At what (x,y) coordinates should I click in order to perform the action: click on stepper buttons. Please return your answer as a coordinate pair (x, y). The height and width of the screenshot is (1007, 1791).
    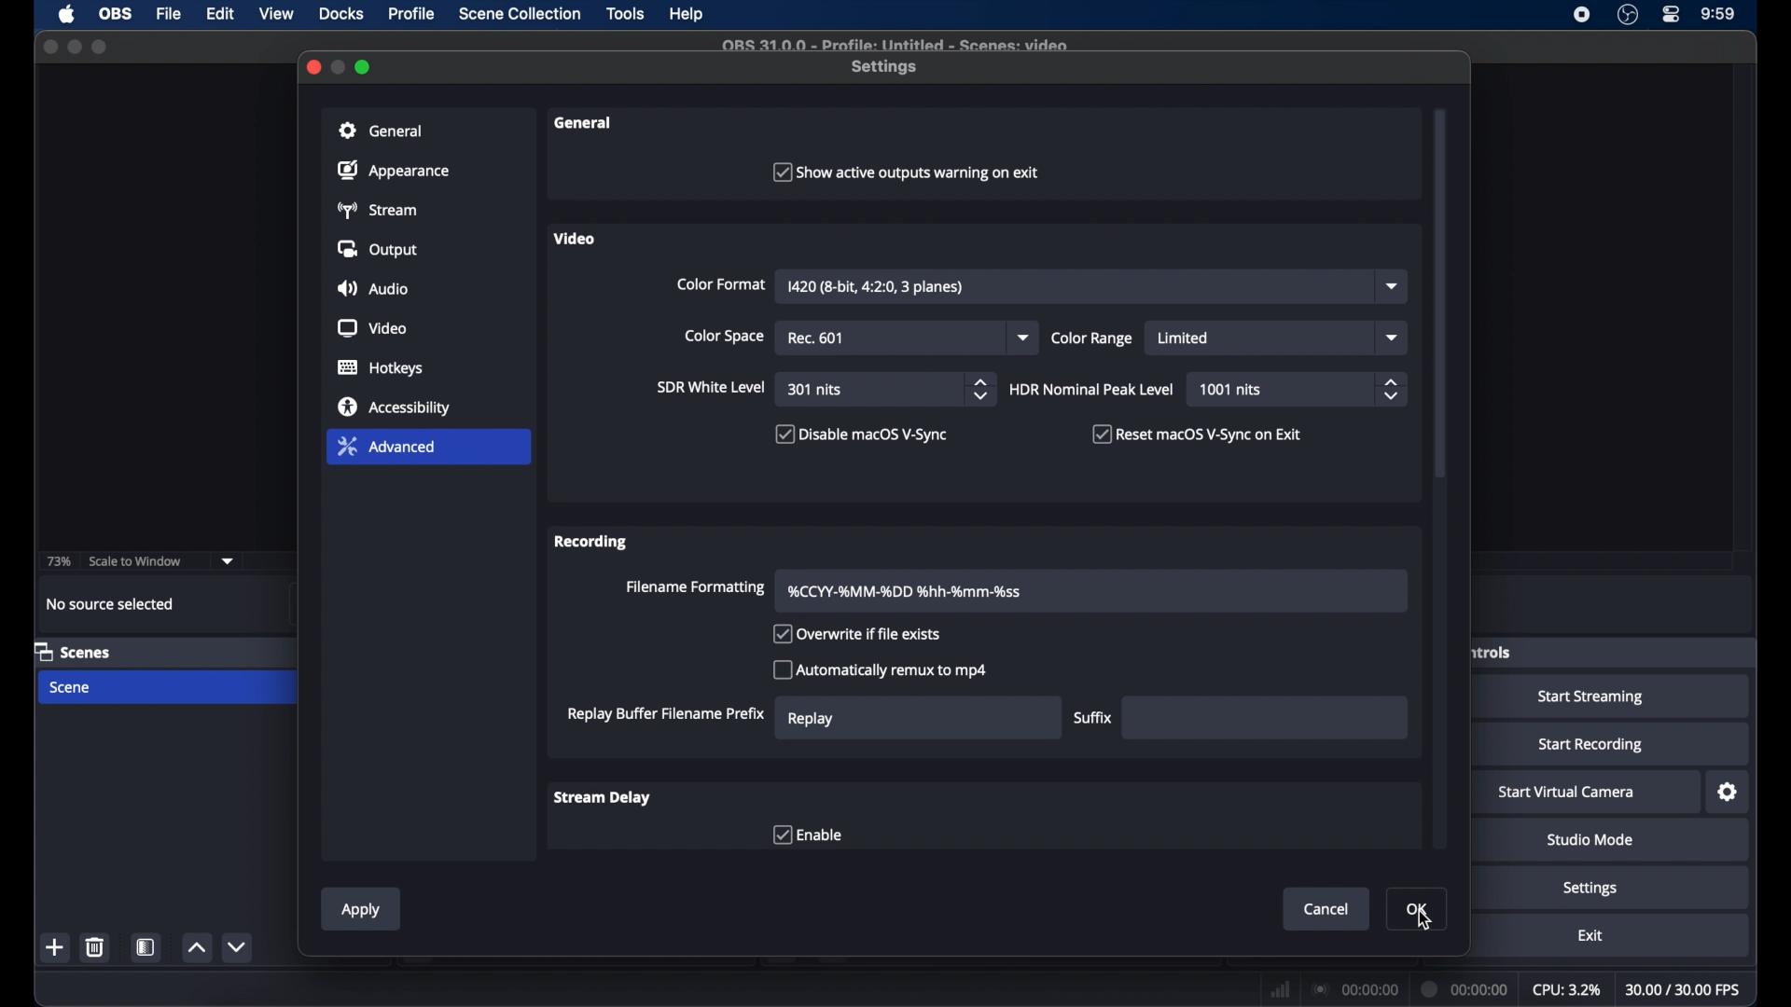
    Looking at the image, I should click on (981, 390).